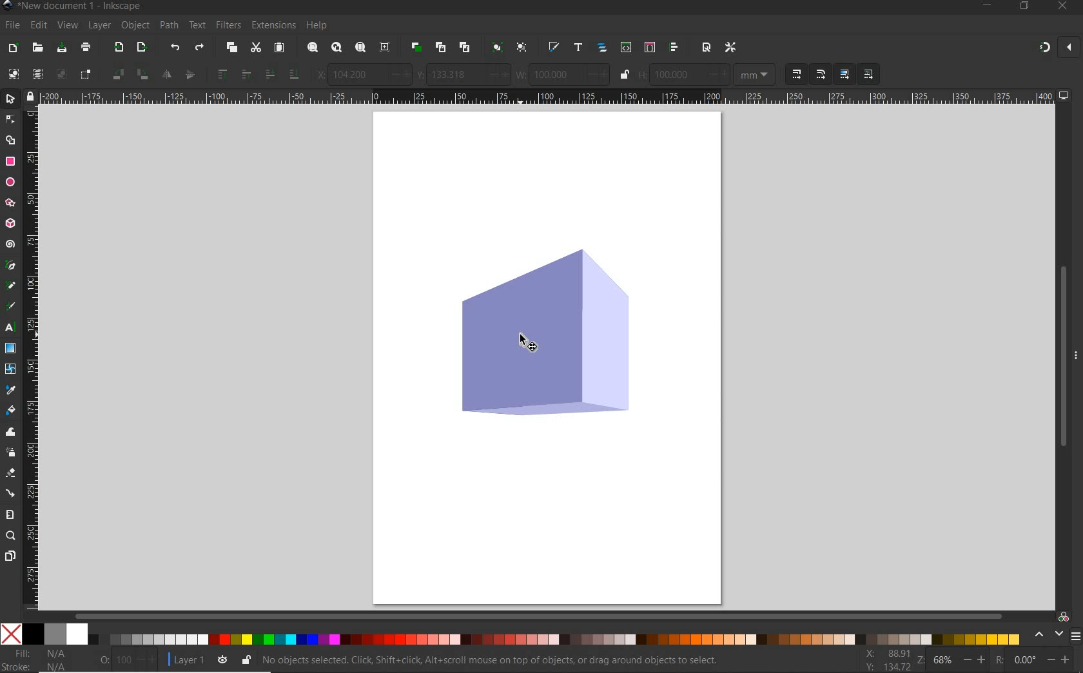  Describe the element at coordinates (272, 26) in the screenshot. I see `EXTENSIONS` at that location.